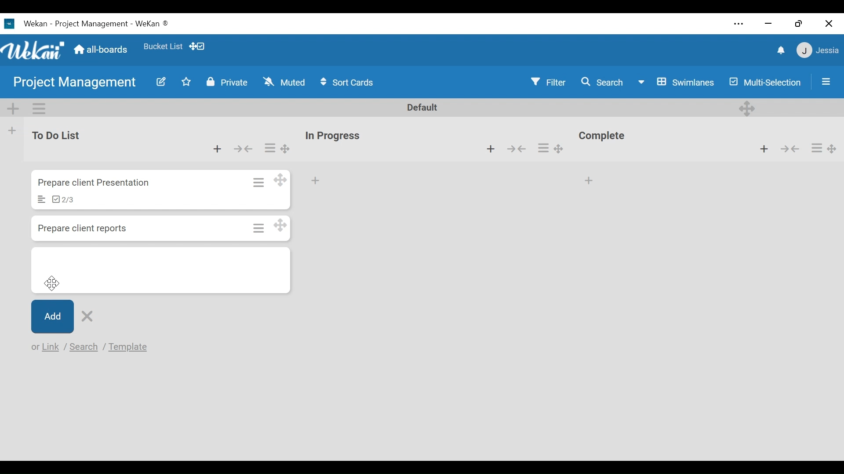  What do you see at coordinates (748, 108) in the screenshot?
I see `Desktop drag handles` at bounding box center [748, 108].